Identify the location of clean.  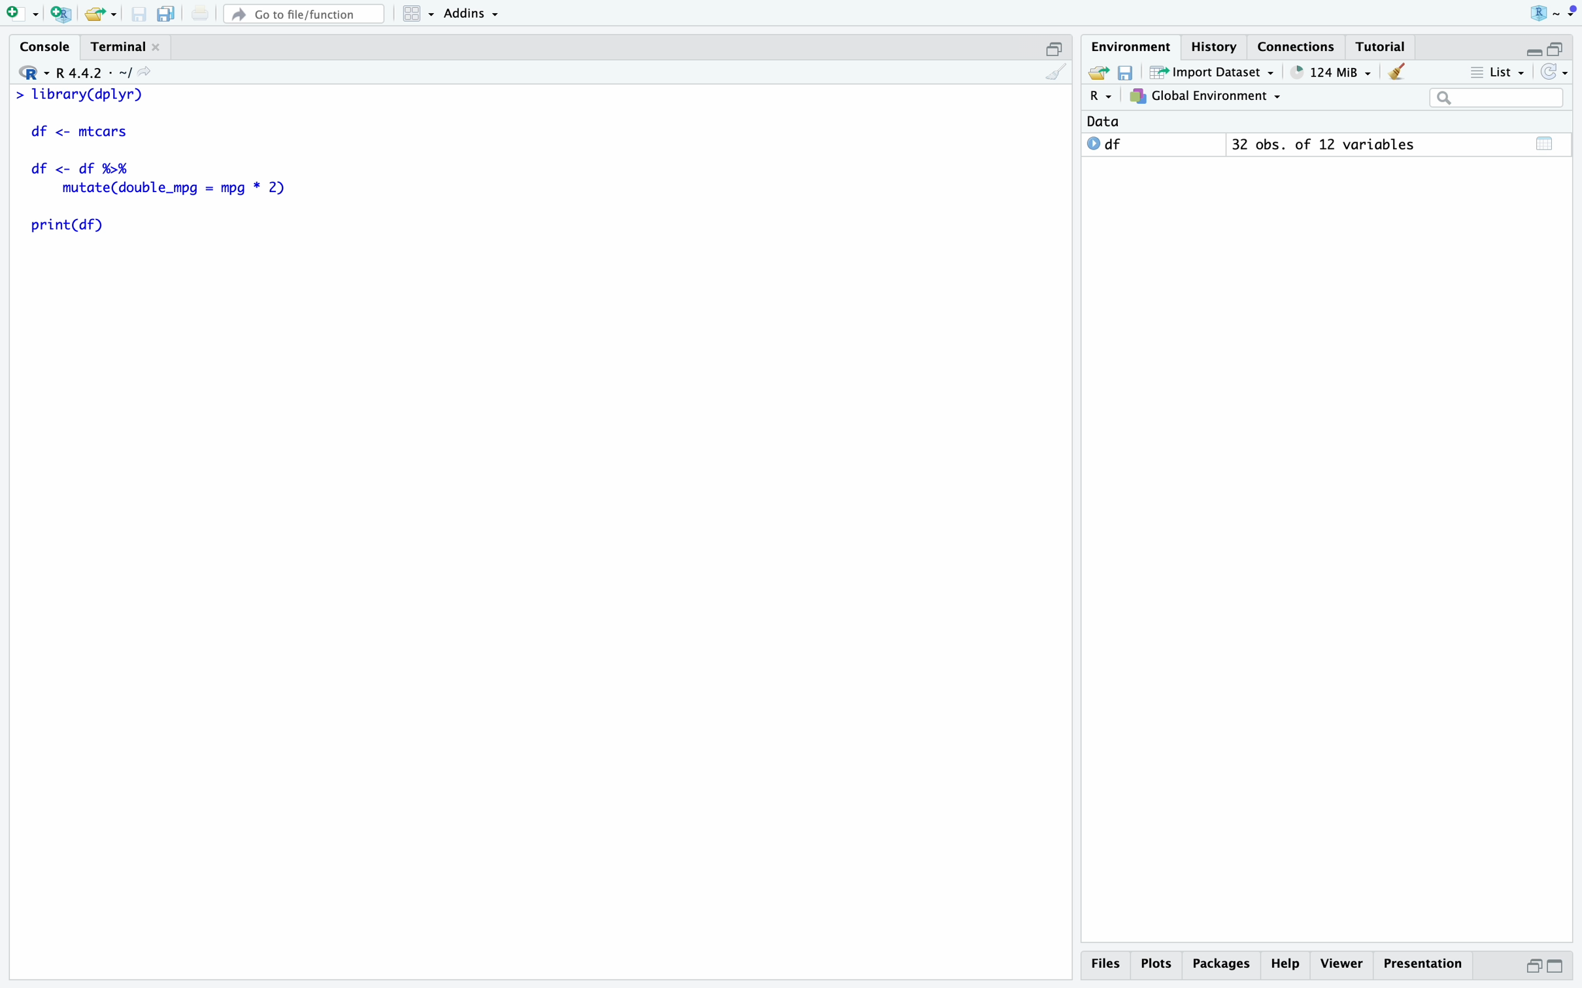
(1398, 72).